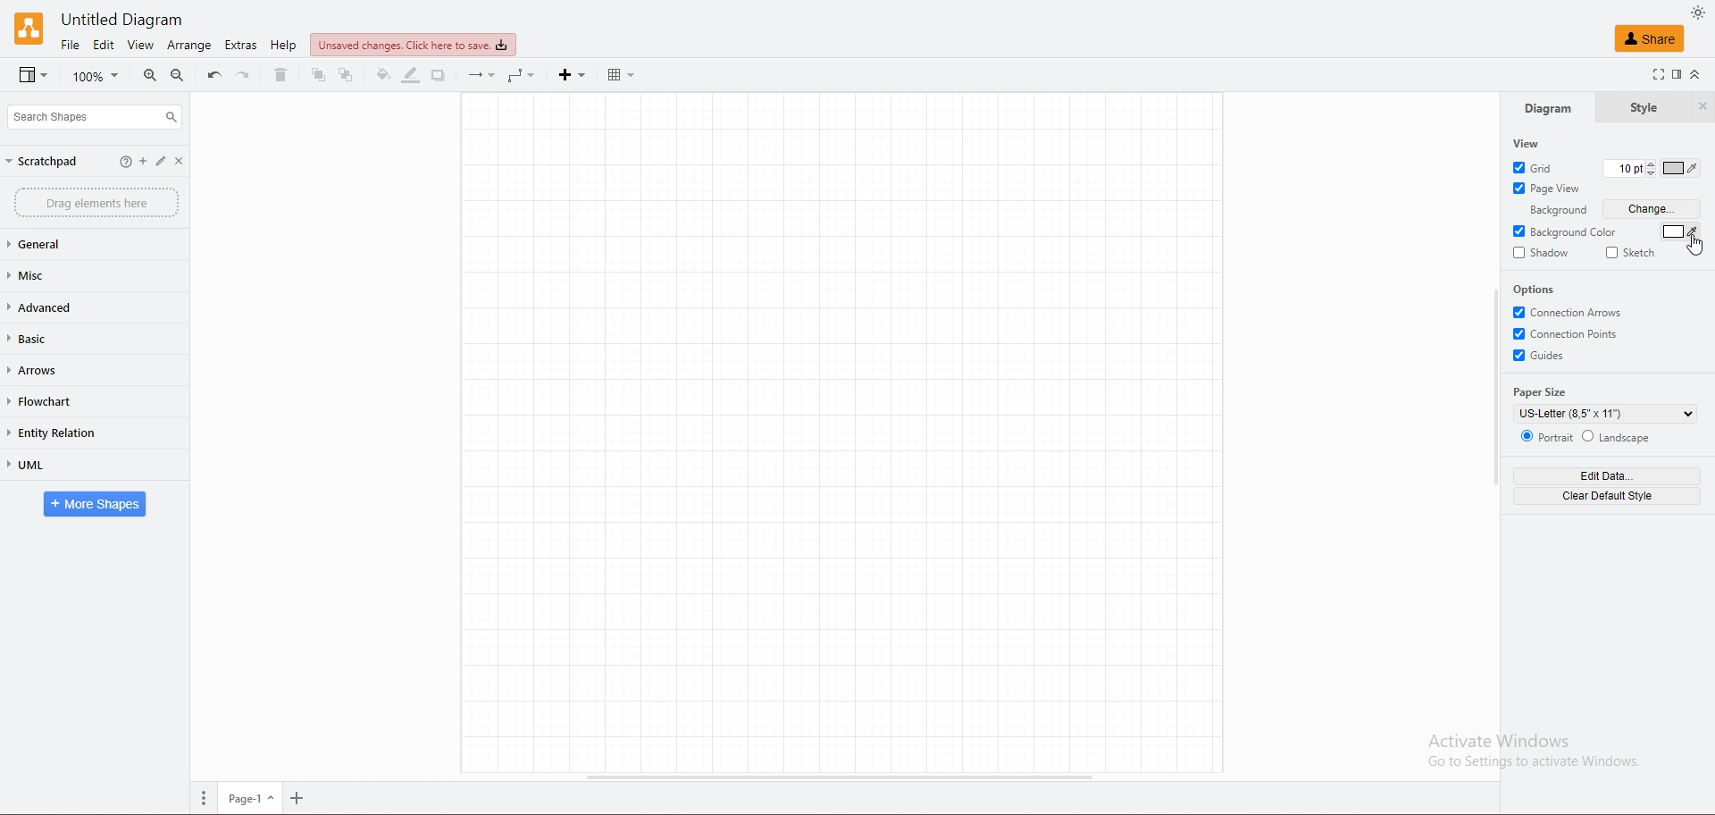  I want to click on waypoint, so click(524, 75).